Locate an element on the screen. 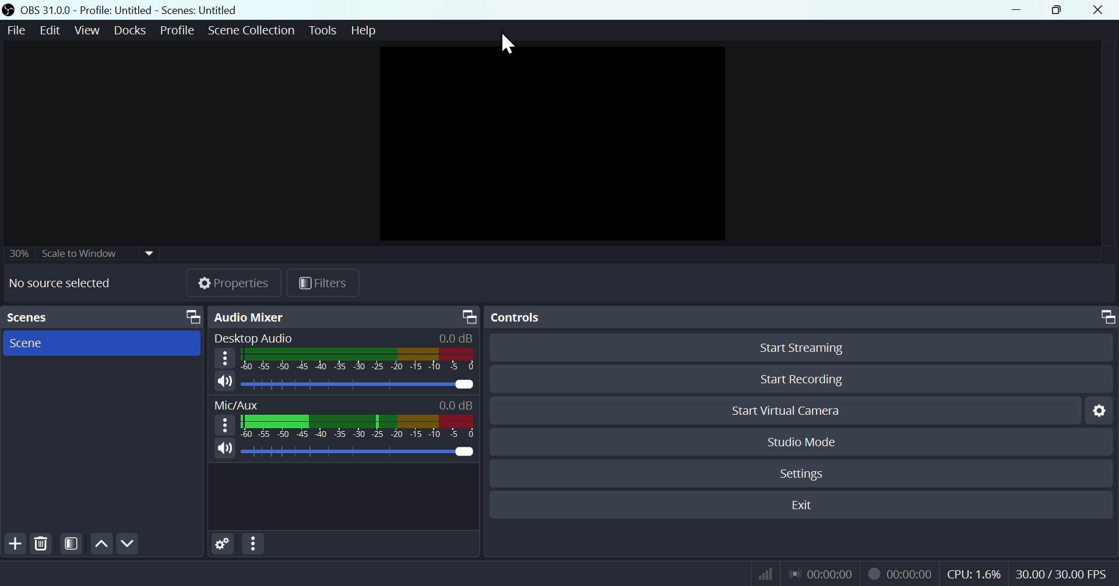 The image size is (1119, 586). Scenes is located at coordinates (105, 316).